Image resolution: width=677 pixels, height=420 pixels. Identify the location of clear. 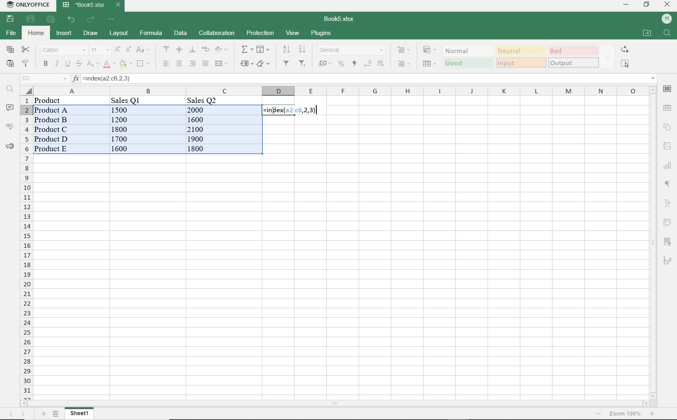
(264, 64).